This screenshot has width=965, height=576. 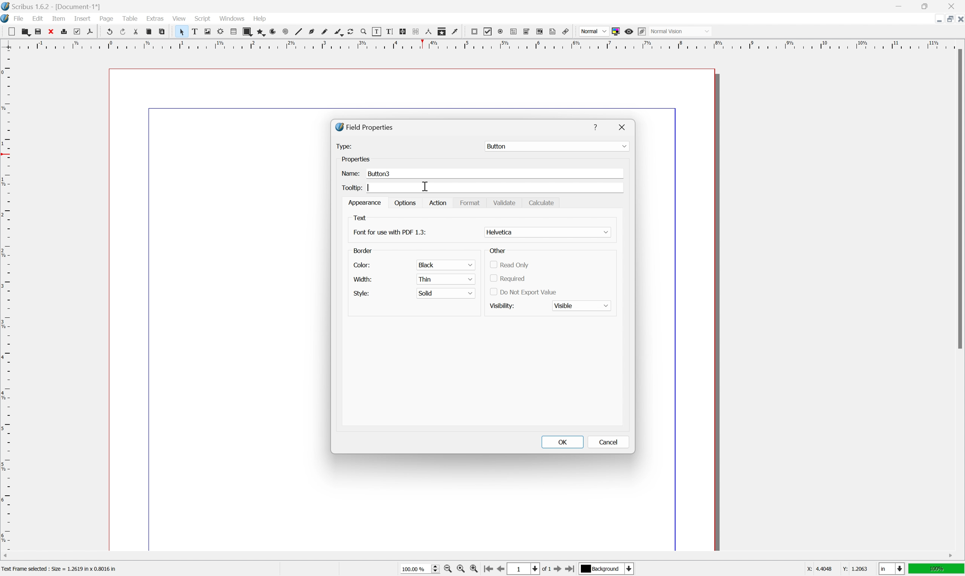 I want to click on cut, so click(x=136, y=31).